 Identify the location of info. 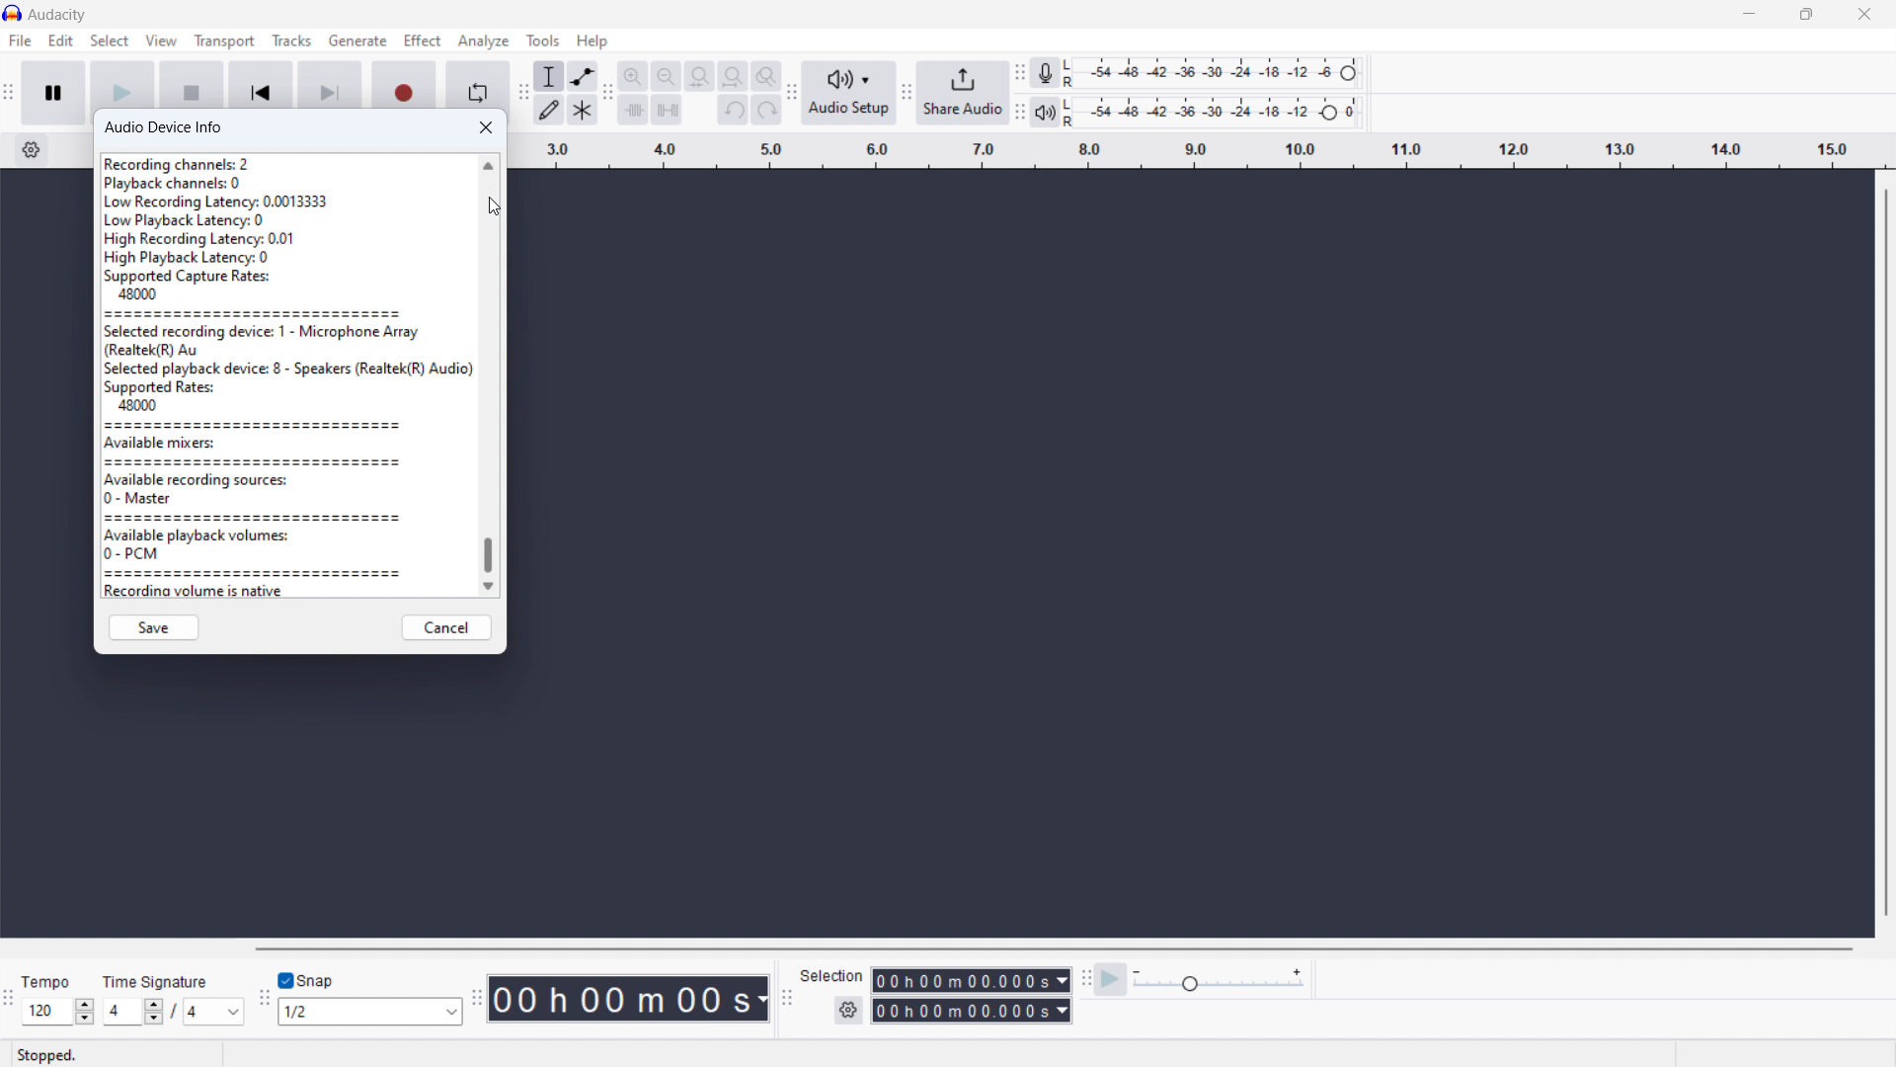
(286, 375).